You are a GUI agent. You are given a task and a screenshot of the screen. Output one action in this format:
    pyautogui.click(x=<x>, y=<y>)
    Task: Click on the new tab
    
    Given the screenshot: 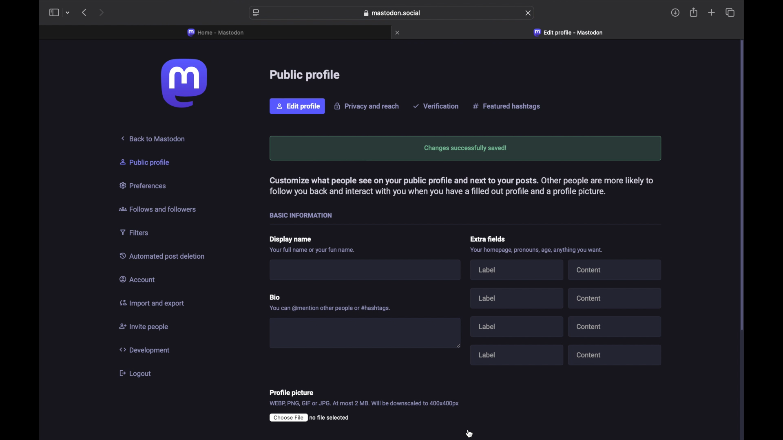 What is the action you would take?
    pyautogui.click(x=711, y=13)
    